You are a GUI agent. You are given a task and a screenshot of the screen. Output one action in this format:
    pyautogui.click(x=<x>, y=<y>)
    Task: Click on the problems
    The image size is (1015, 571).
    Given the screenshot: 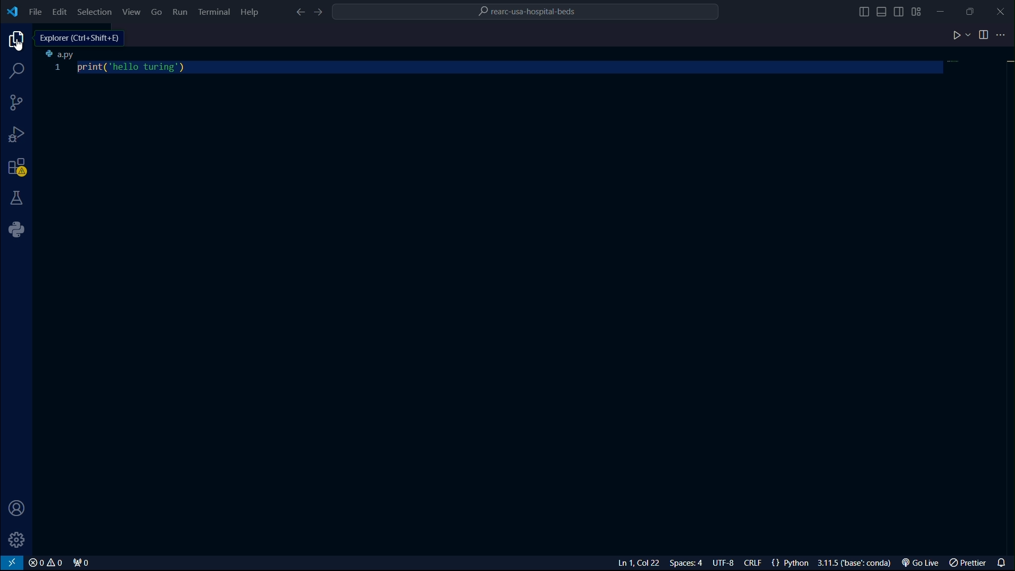 What is the action you would take?
    pyautogui.click(x=47, y=563)
    